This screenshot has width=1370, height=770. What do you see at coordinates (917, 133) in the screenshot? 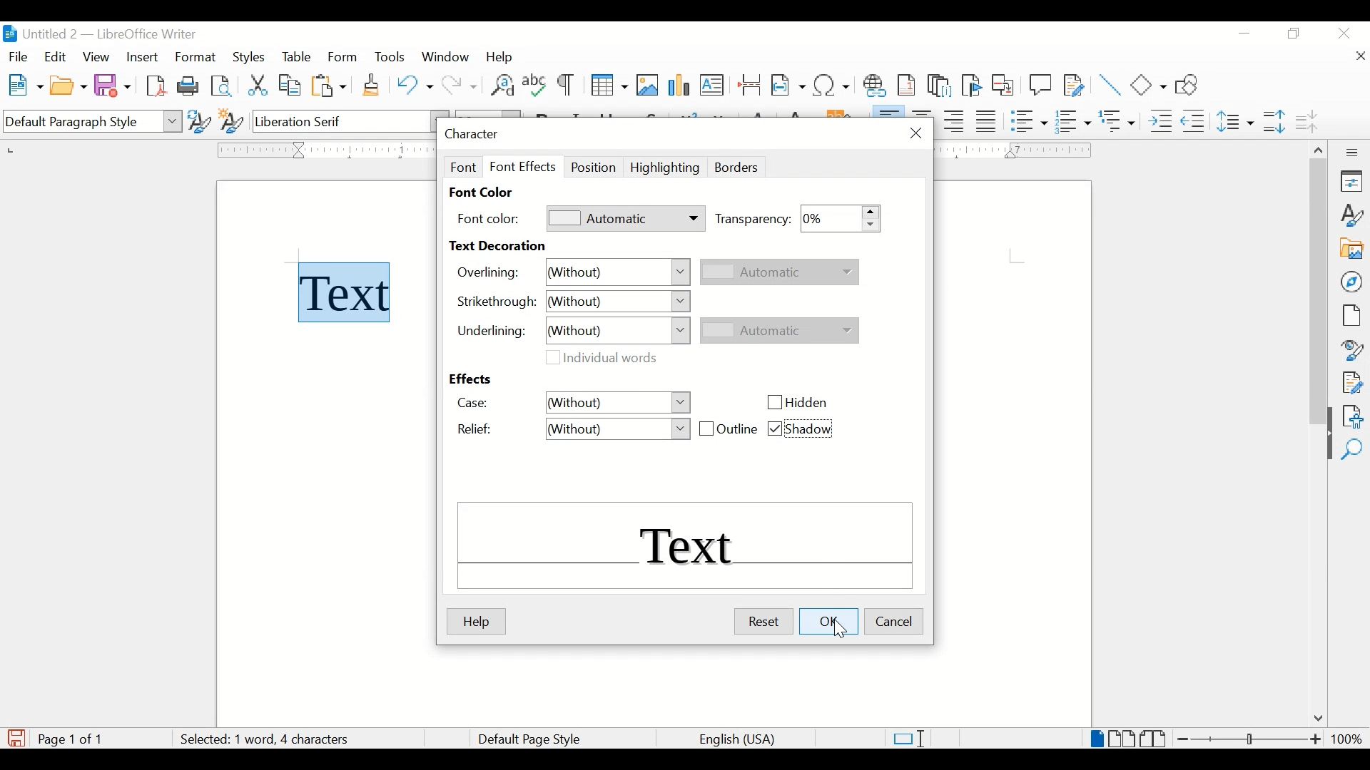
I see `close` at bounding box center [917, 133].